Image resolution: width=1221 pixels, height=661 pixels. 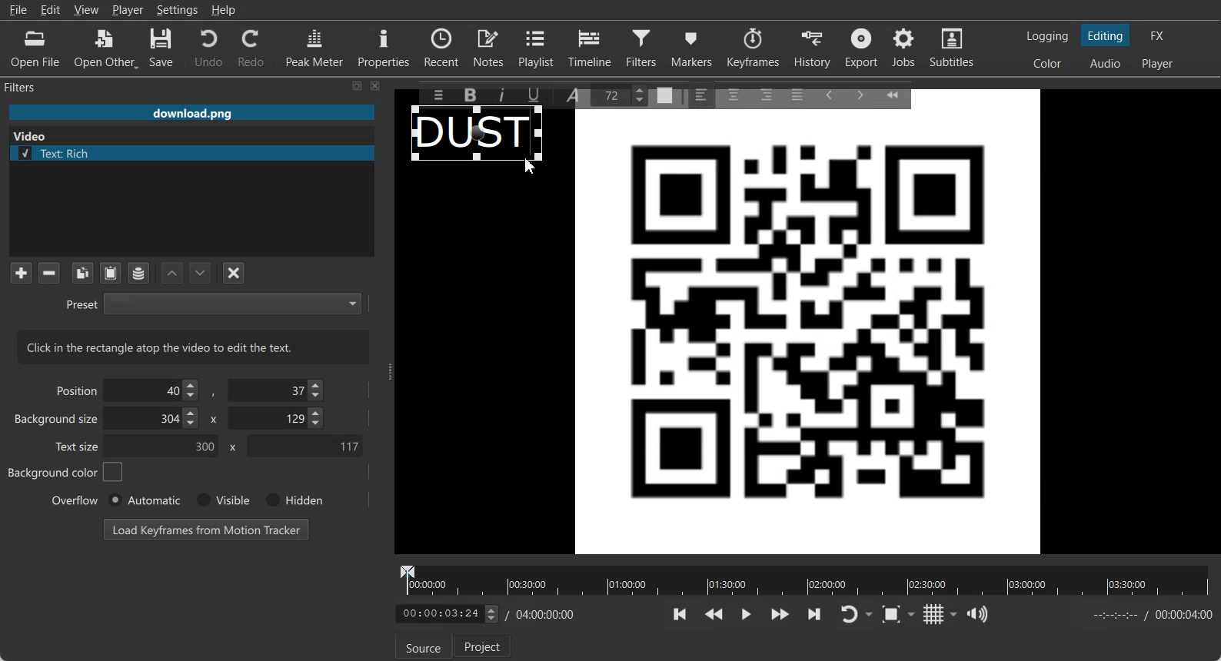 I want to click on Paste Filters, so click(x=111, y=274).